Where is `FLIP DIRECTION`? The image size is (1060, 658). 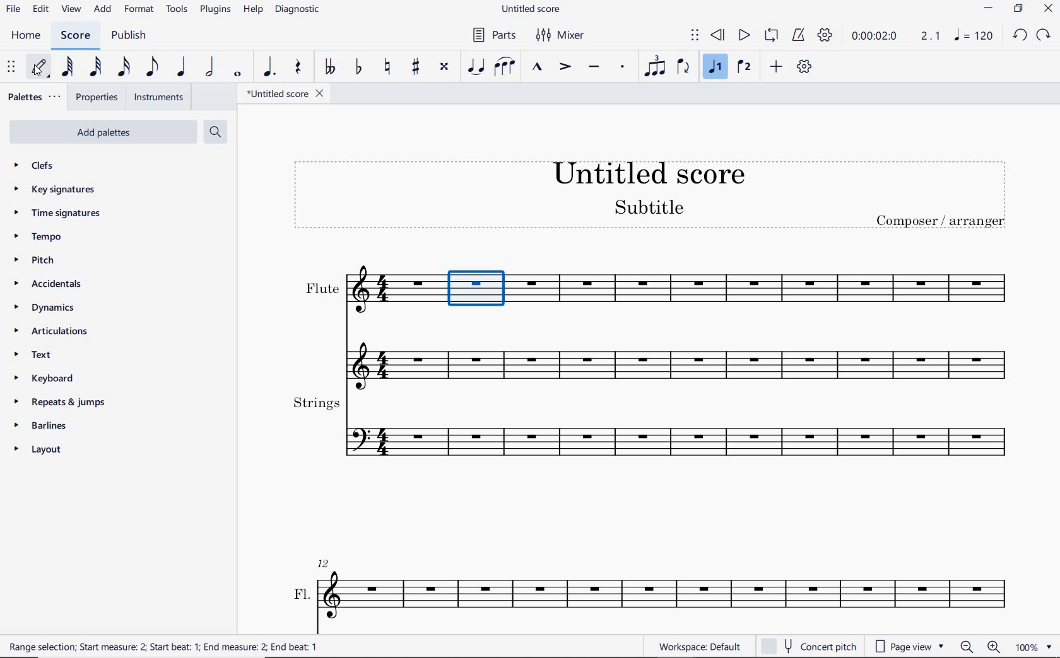
FLIP DIRECTION is located at coordinates (683, 68).